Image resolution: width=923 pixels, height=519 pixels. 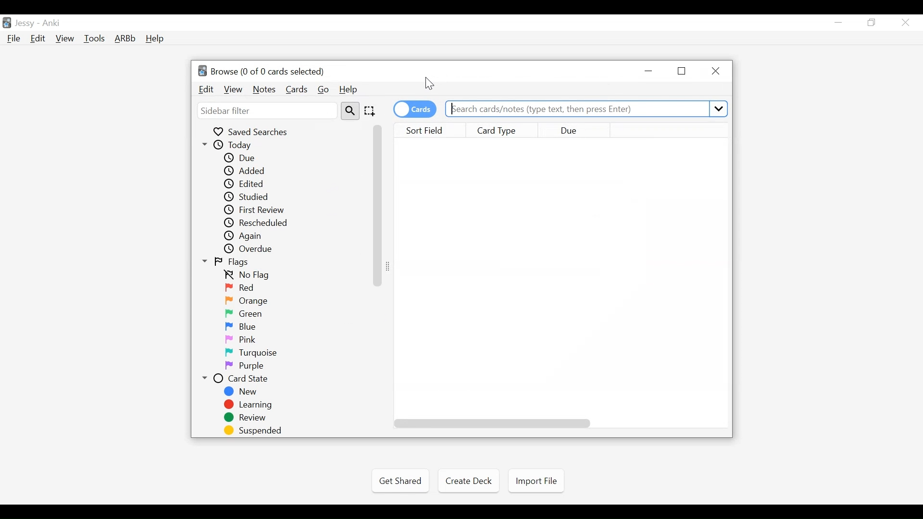 I want to click on Cursor, so click(x=429, y=85).